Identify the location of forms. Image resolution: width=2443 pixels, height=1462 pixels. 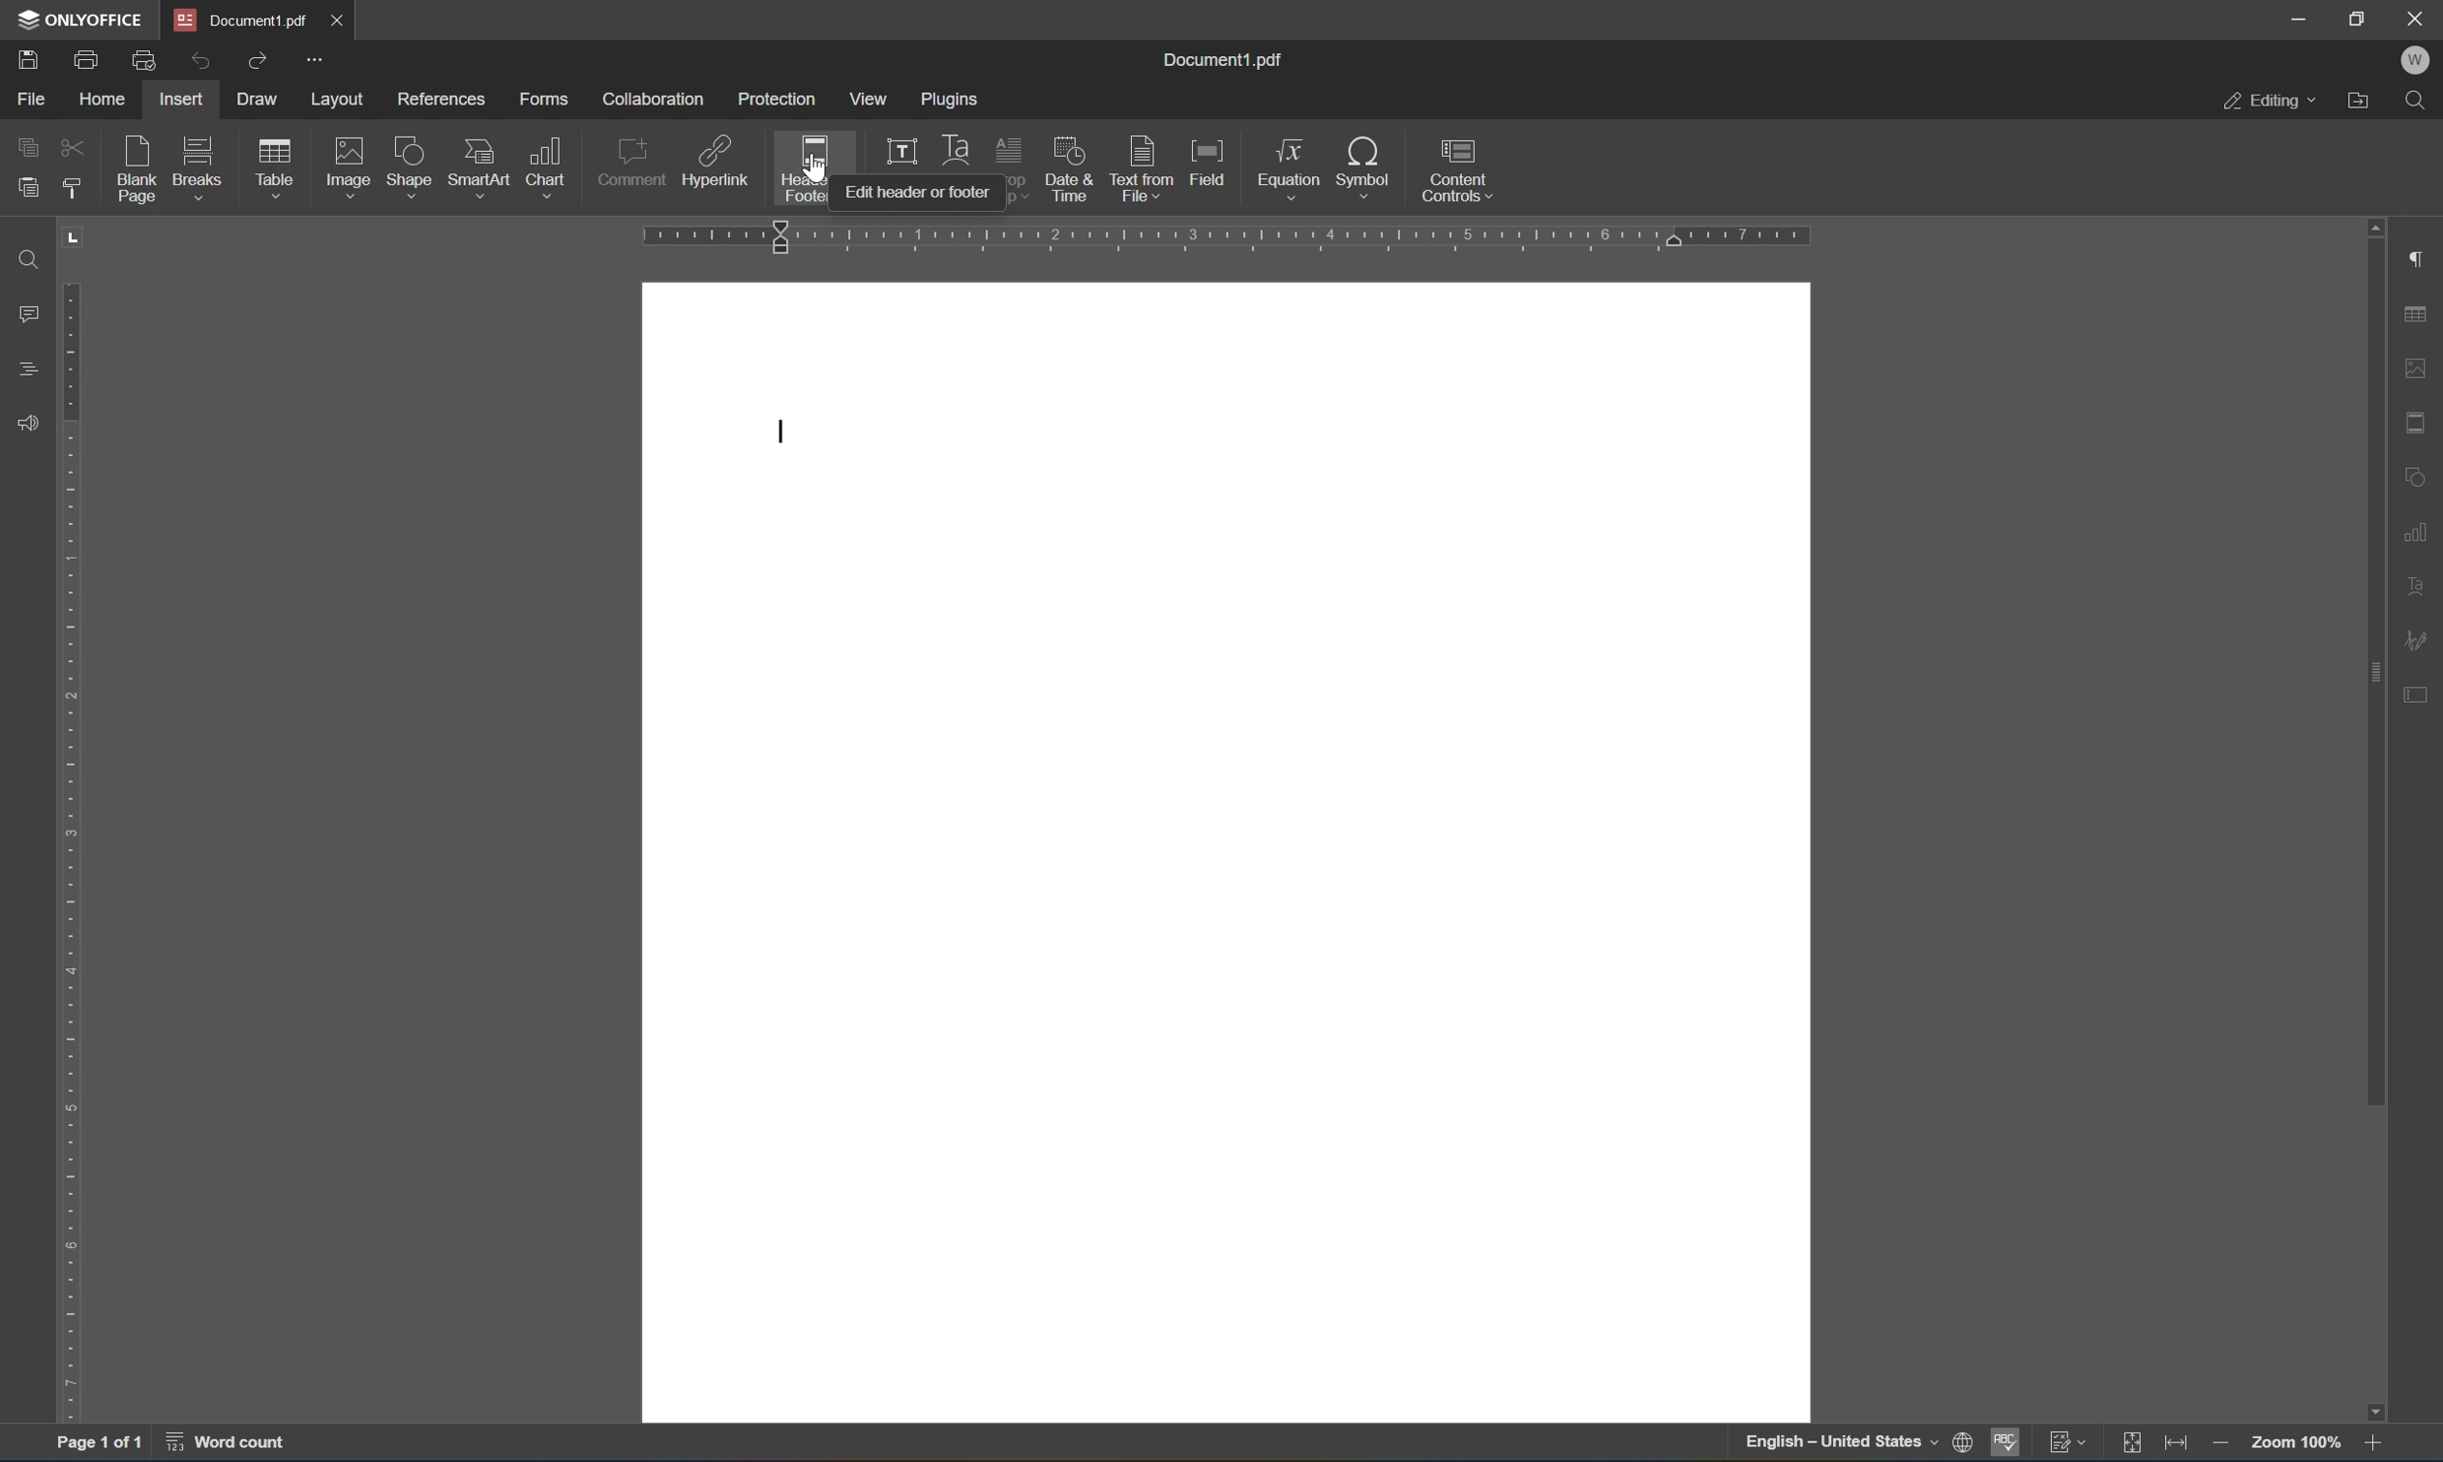
(544, 98).